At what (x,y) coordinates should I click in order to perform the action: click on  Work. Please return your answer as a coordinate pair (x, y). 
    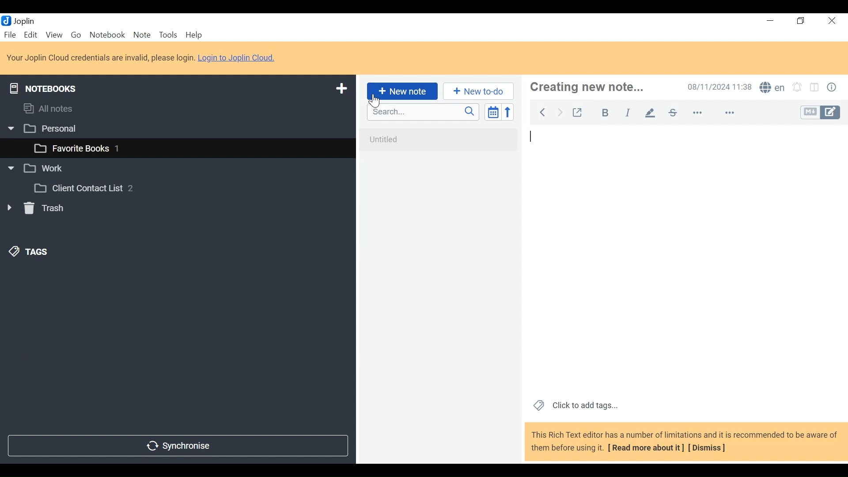
    Looking at the image, I should click on (35, 166).